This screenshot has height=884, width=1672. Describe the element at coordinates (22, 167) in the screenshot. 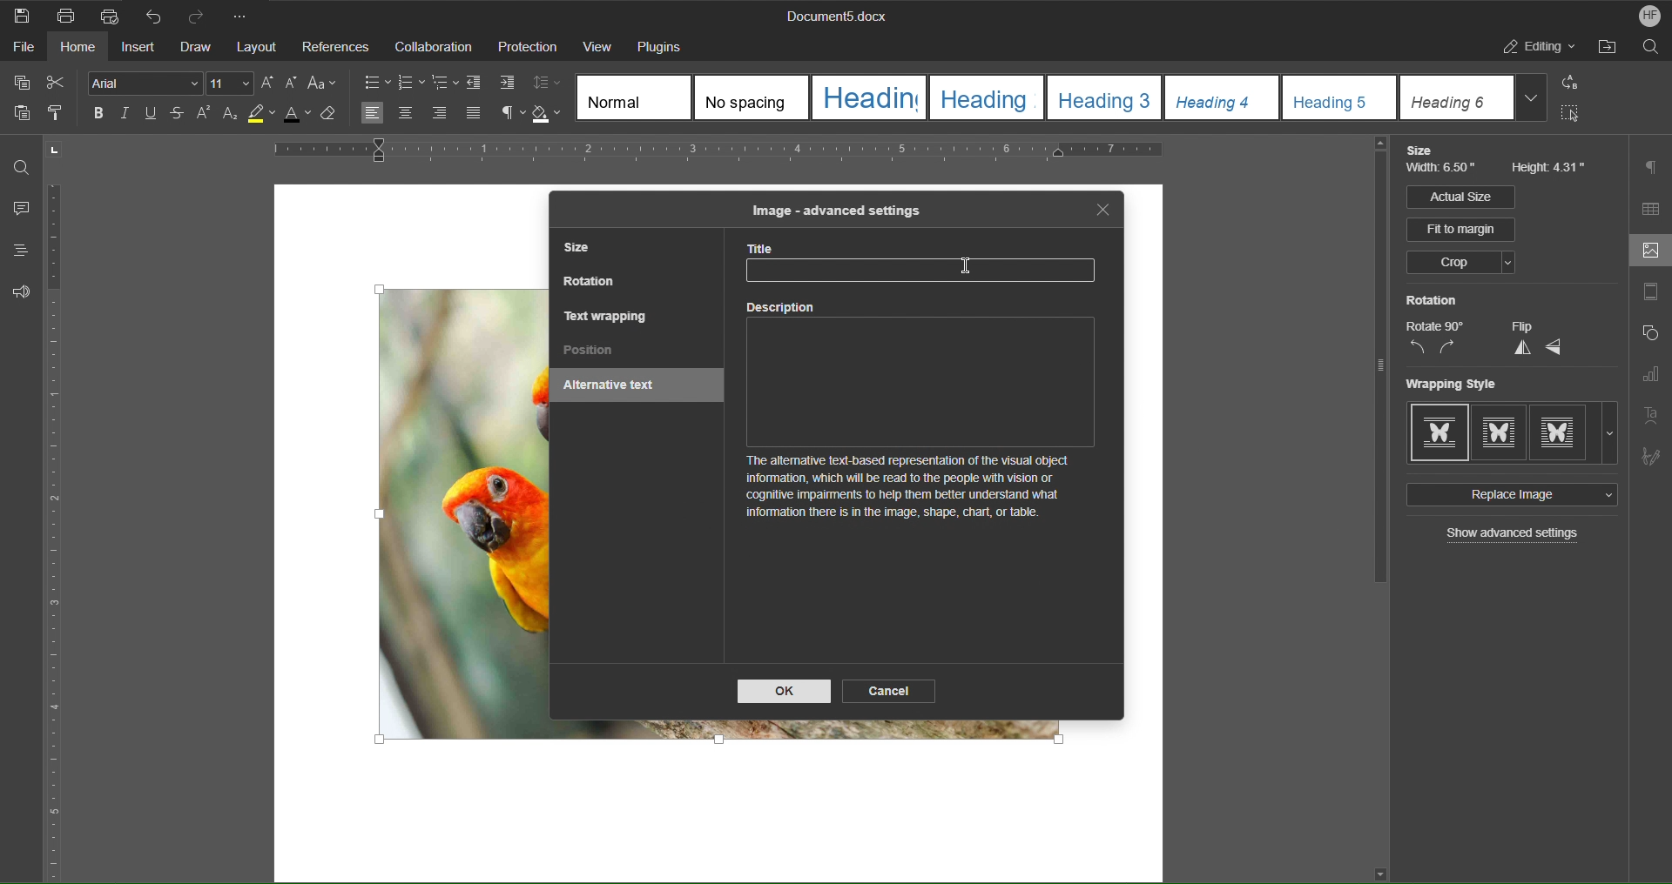

I see `Find` at that location.